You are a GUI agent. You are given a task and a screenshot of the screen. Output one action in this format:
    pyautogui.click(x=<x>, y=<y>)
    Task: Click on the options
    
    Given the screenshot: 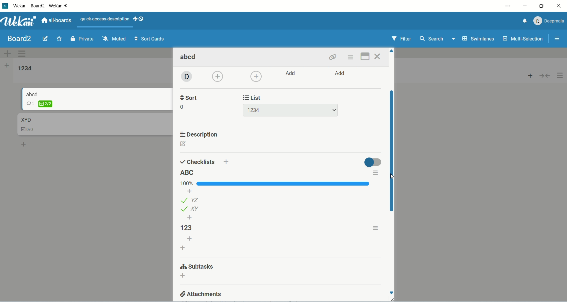 What is the action you would take?
    pyautogui.click(x=377, y=227)
    